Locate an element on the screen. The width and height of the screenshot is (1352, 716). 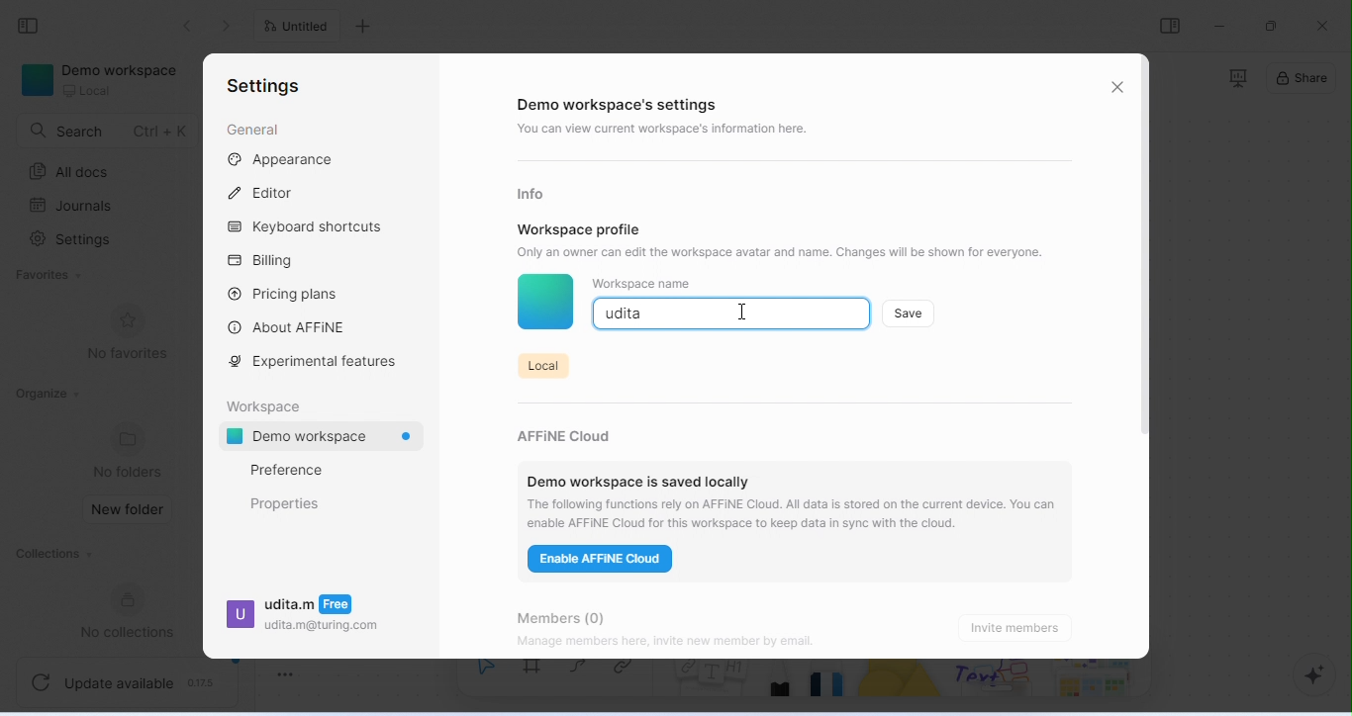
billing is located at coordinates (266, 261).